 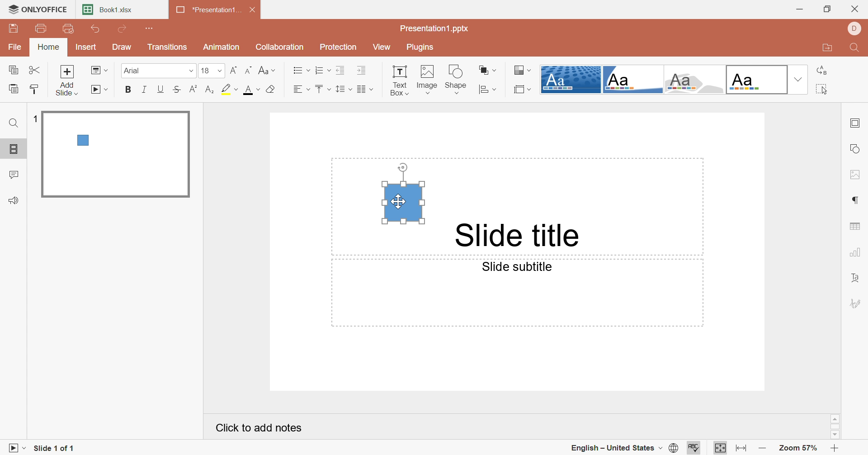 What do you see at coordinates (122, 48) in the screenshot?
I see `Draw` at bounding box center [122, 48].